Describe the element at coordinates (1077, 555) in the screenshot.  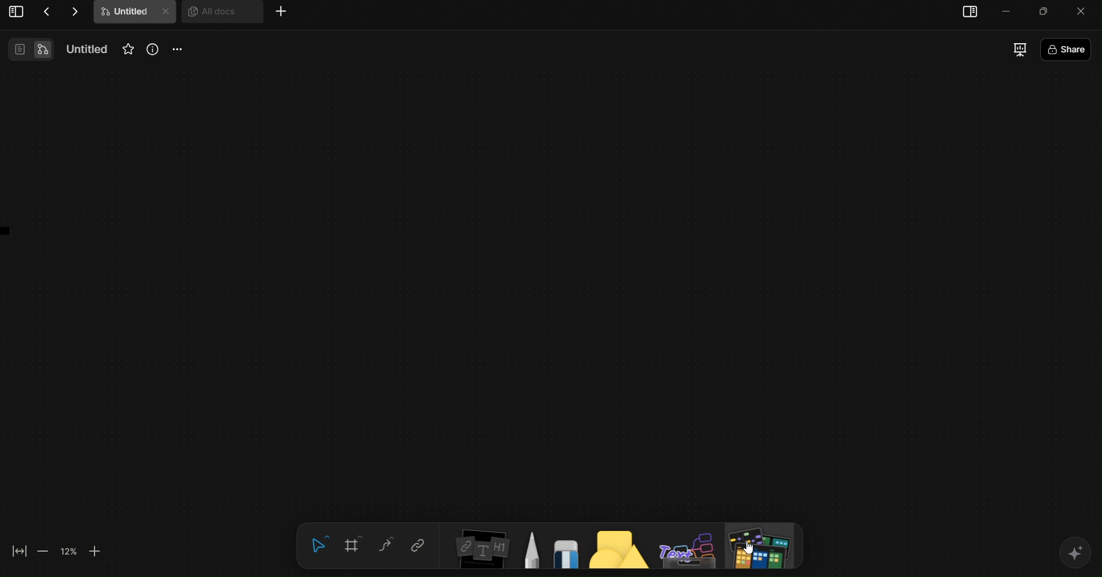
I see `AI` at that location.